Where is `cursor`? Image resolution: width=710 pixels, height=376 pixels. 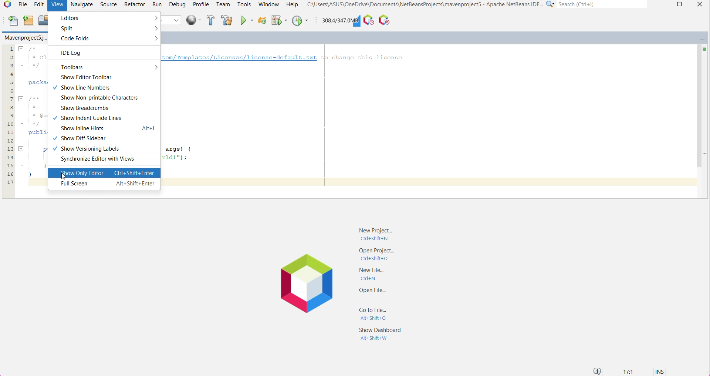
cursor is located at coordinates (64, 176).